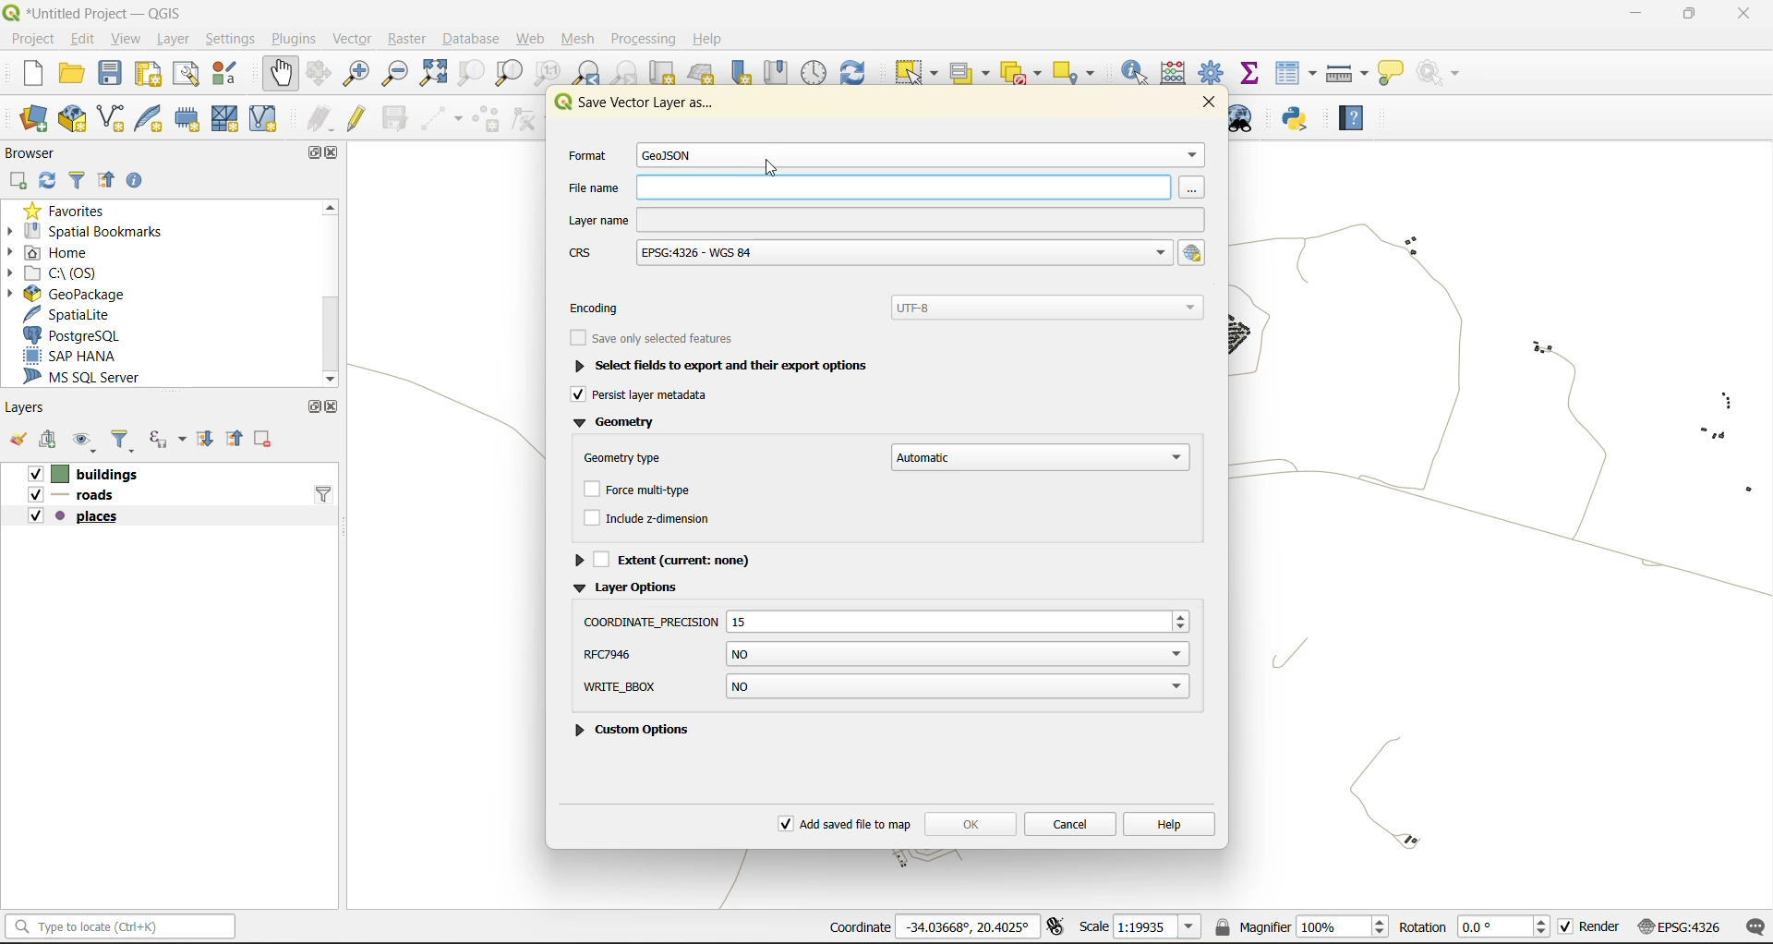 The width and height of the screenshot is (1773, 944). I want to click on new shapefile, so click(112, 116).